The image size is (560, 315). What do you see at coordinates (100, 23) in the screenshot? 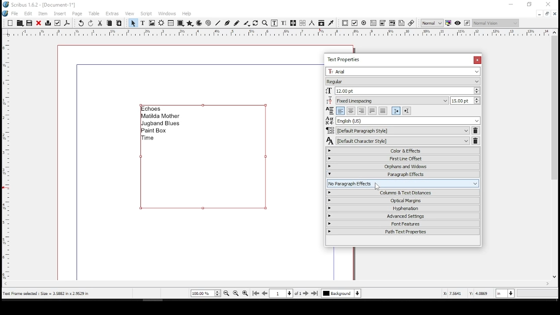
I see `cut` at bounding box center [100, 23].